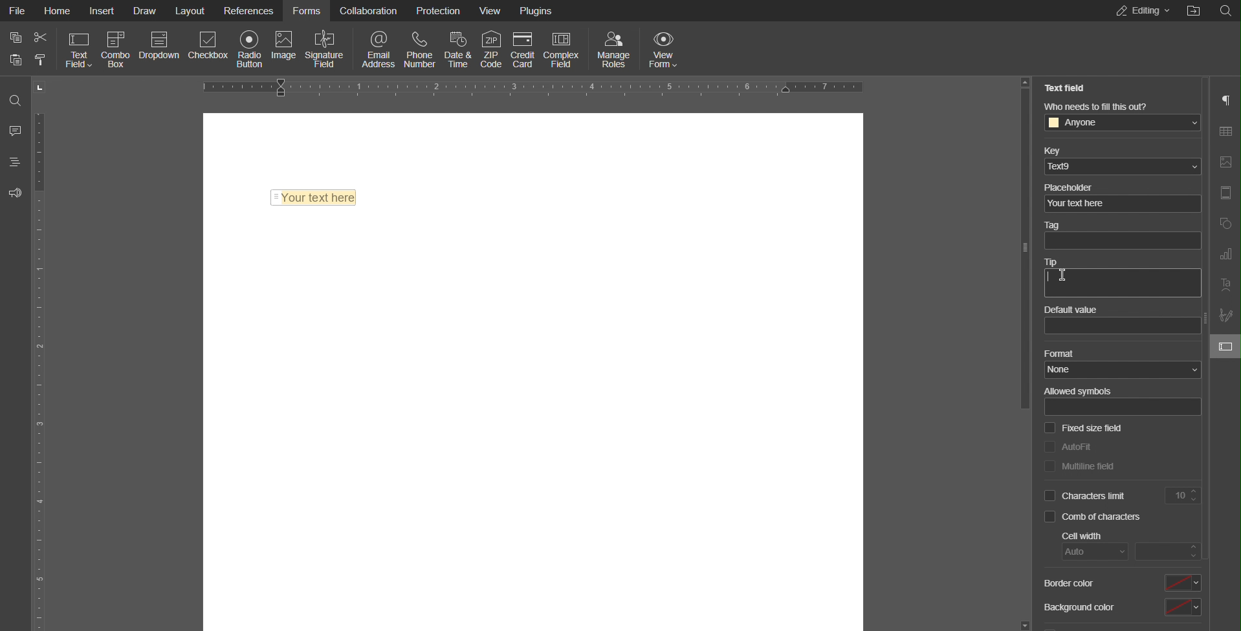 The height and width of the screenshot is (631, 1241). What do you see at coordinates (1069, 276) in the screenshot?
I see `cursor` at bounding box center [1069, 276].